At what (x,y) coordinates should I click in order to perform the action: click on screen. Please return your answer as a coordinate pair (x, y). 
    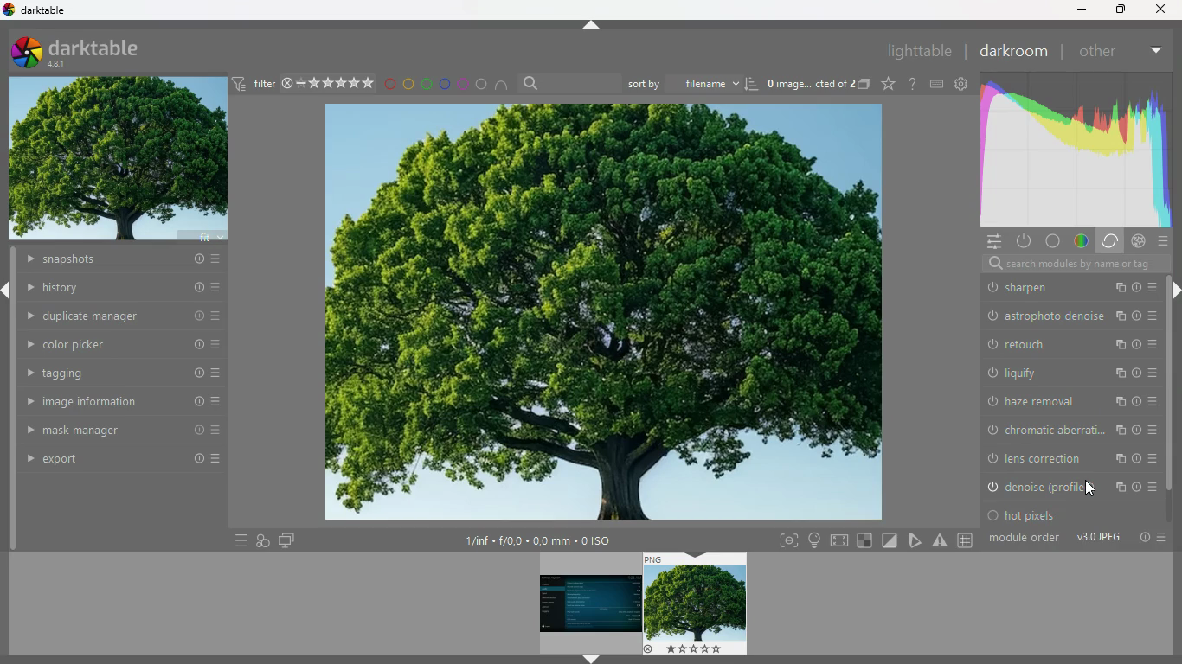
    Looking at the image, I should click on (287, 541).